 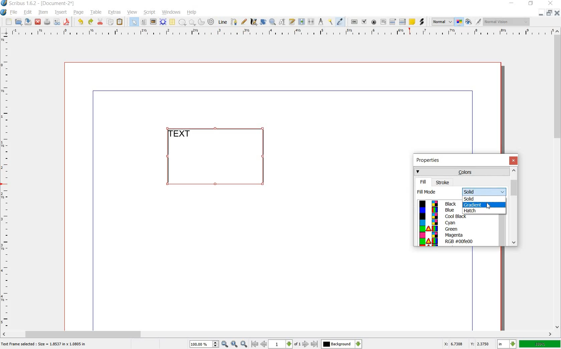 I want to click on zoom to, so click(x=234, y=344).